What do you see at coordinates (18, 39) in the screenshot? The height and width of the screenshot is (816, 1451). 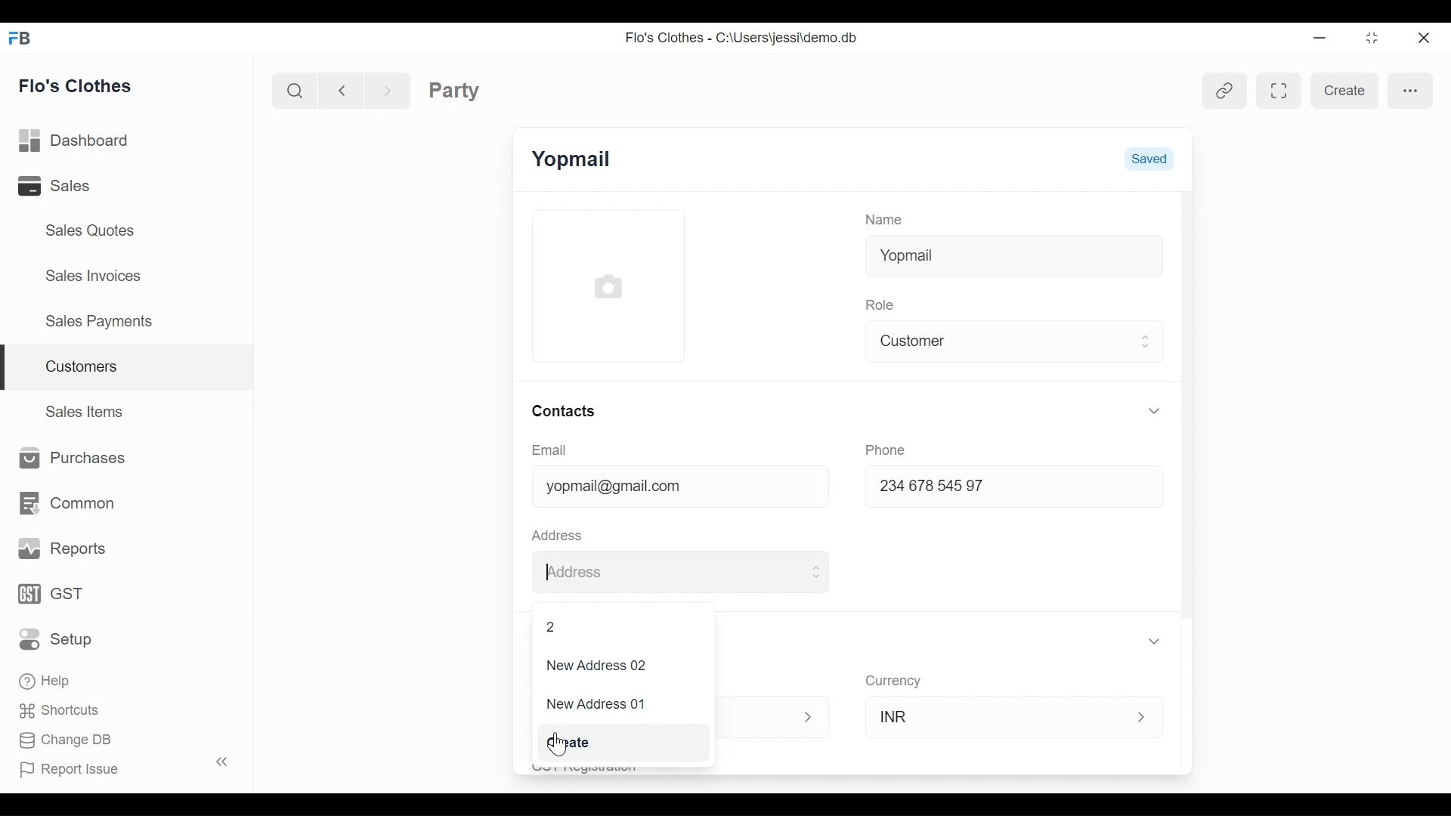 I see `Frappe Books Desktop Icon` at bounding box center [18, 39].